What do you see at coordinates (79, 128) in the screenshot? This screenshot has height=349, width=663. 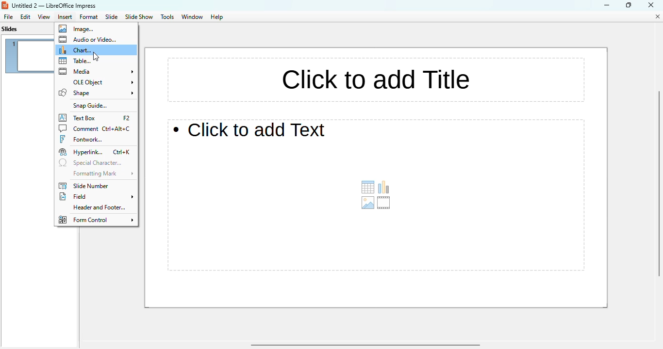 I see `comment` at bounding box center [79, 128].